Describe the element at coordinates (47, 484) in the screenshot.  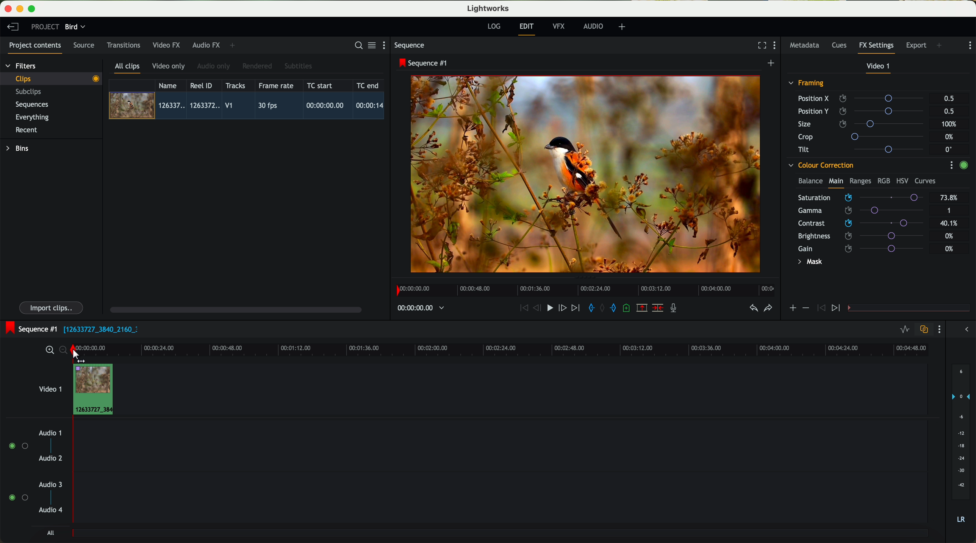
I see `audio 3` at that location.